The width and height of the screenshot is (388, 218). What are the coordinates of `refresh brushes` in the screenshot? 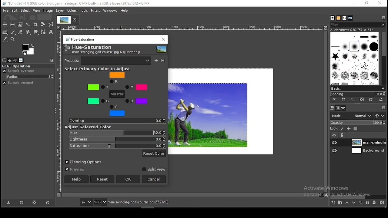 It's located at (371, 100).